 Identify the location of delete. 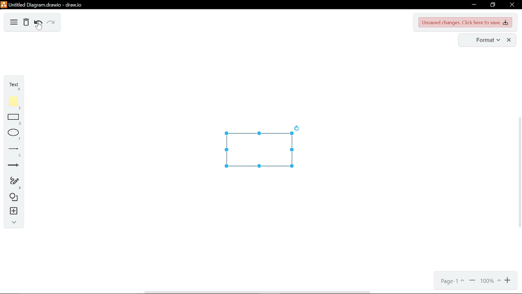
(26, 22).